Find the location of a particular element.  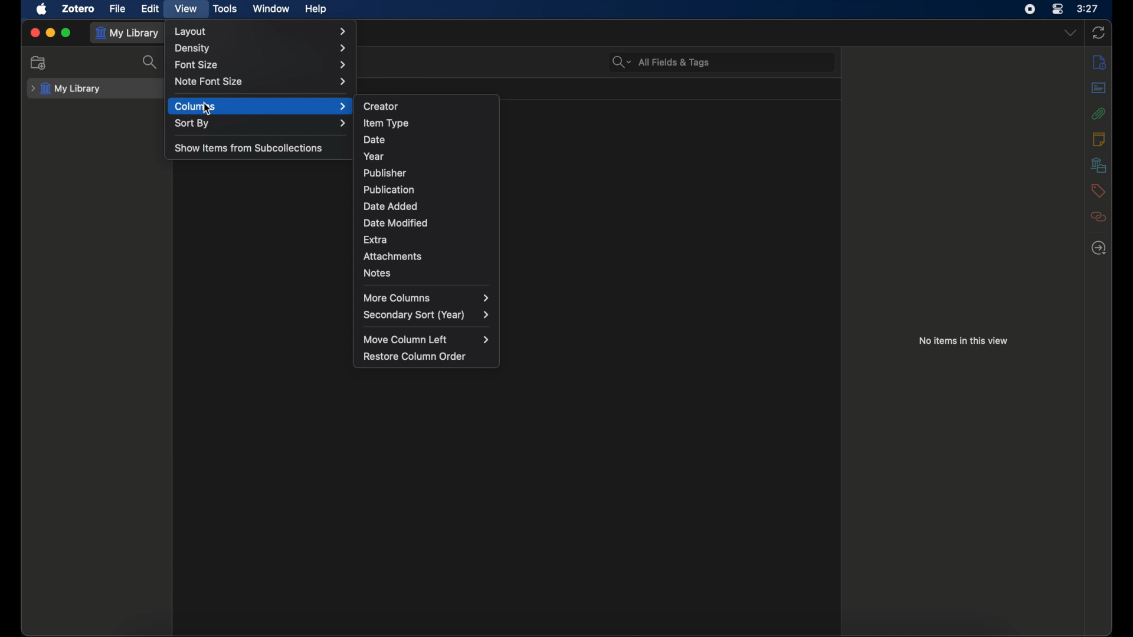

no items in this view is located at coordinates (964, 341).